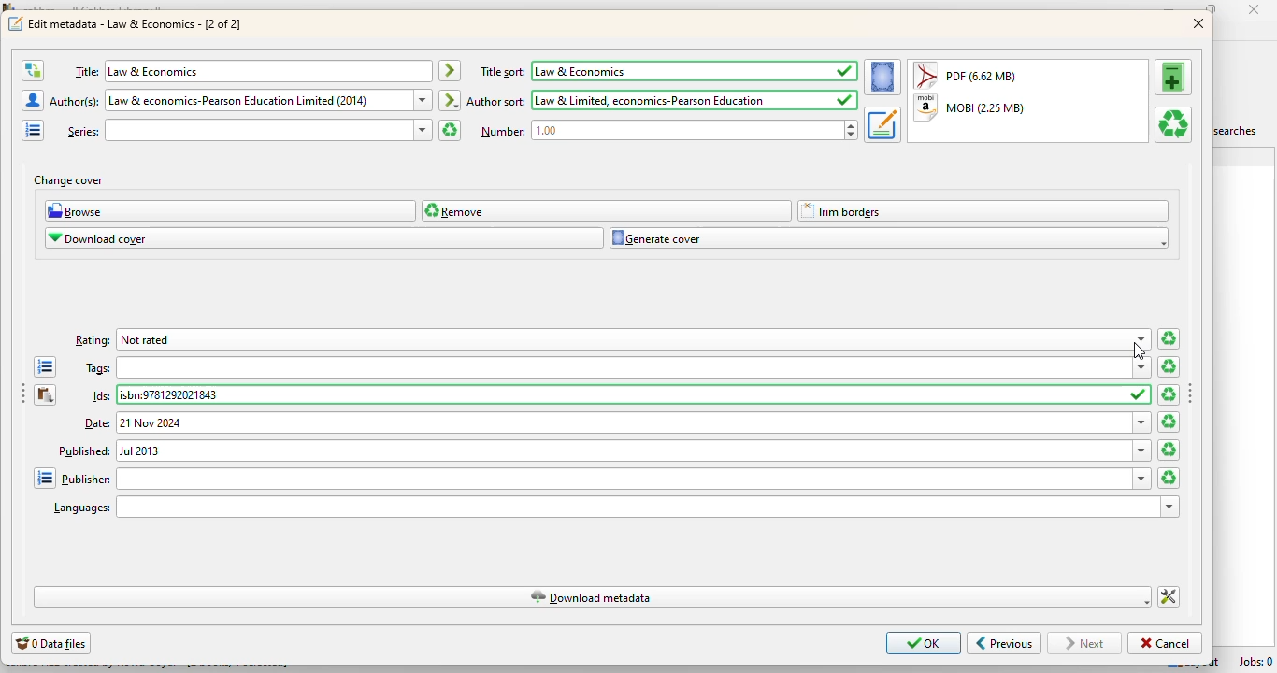 This screenshot has height=673, width=1277. Describe the element at coordinates (605, 478) in the screenshot. I see `publisher:` at that location.